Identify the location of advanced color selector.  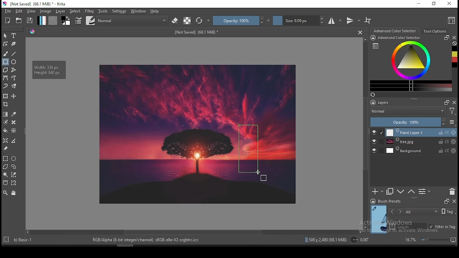
(411, 63).